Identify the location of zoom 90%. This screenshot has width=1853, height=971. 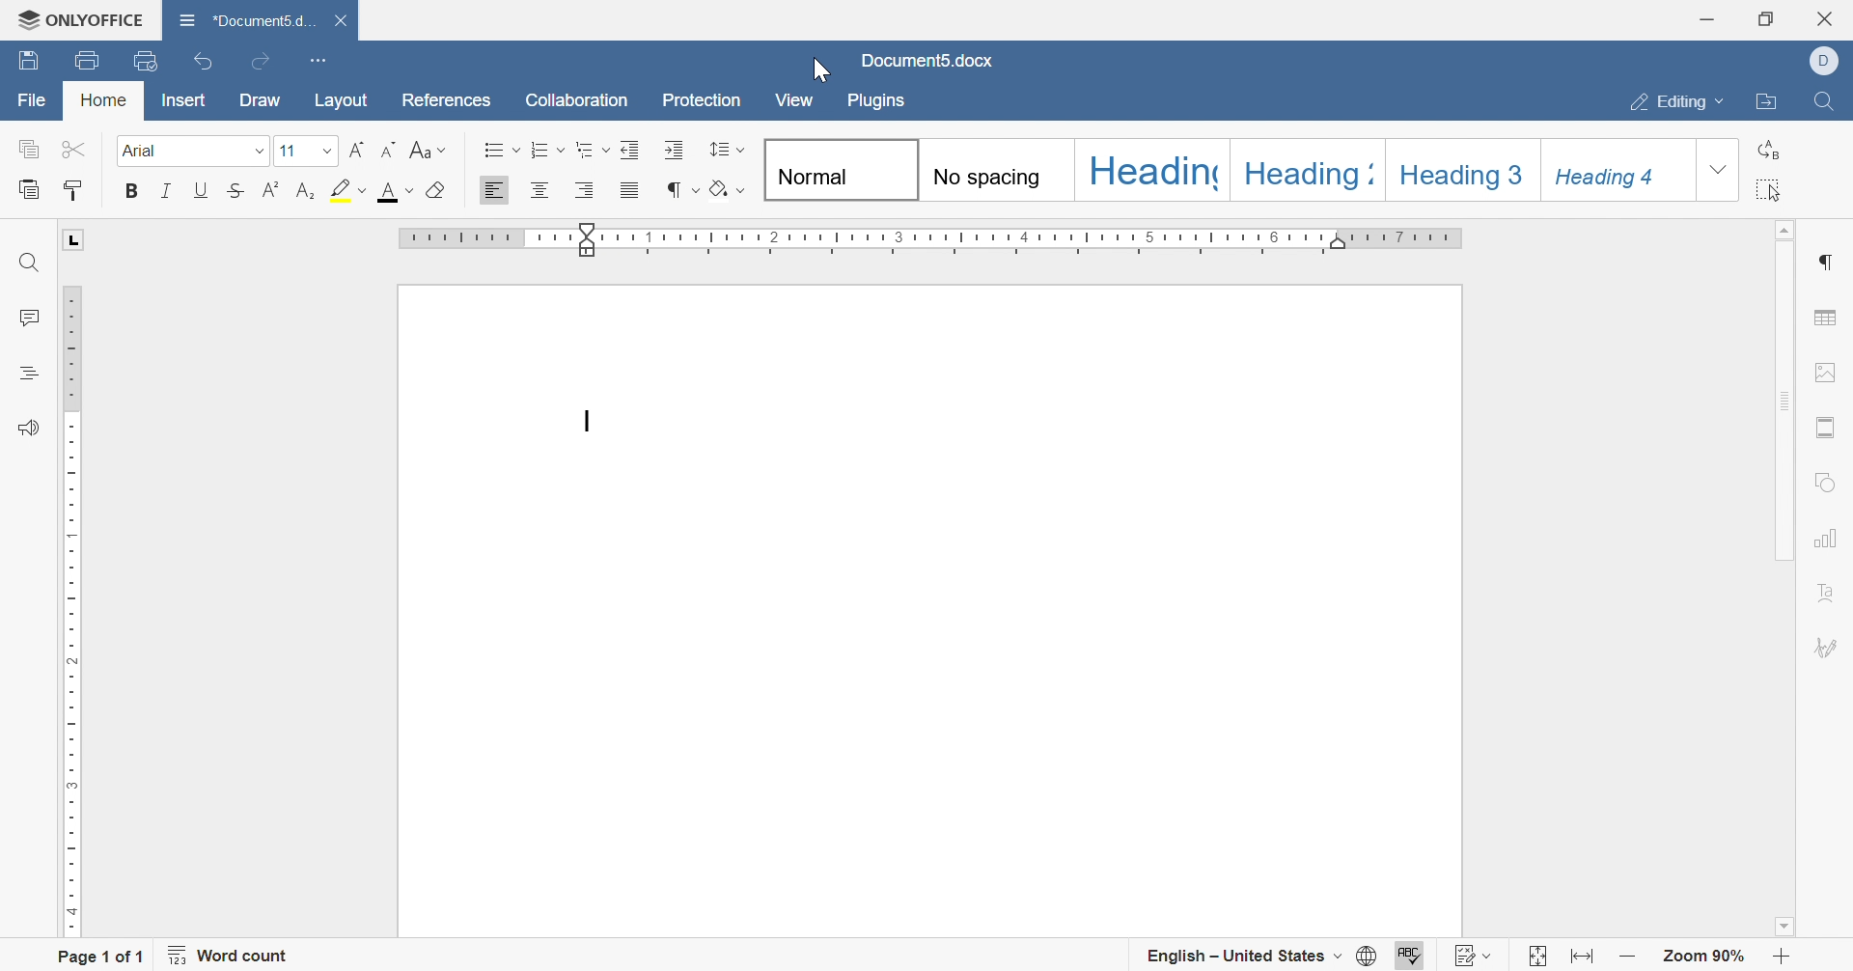
(1705, 957).